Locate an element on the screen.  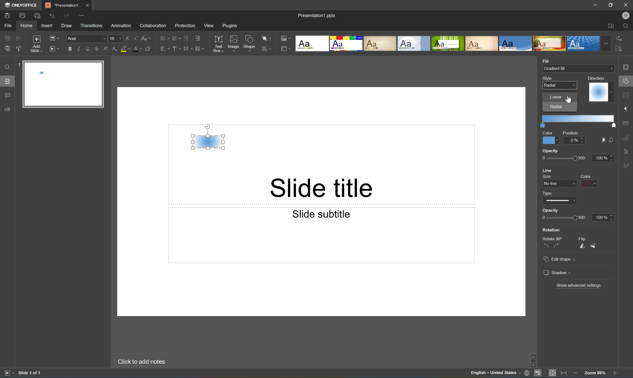
Radial is located at coordinates (551, 85).